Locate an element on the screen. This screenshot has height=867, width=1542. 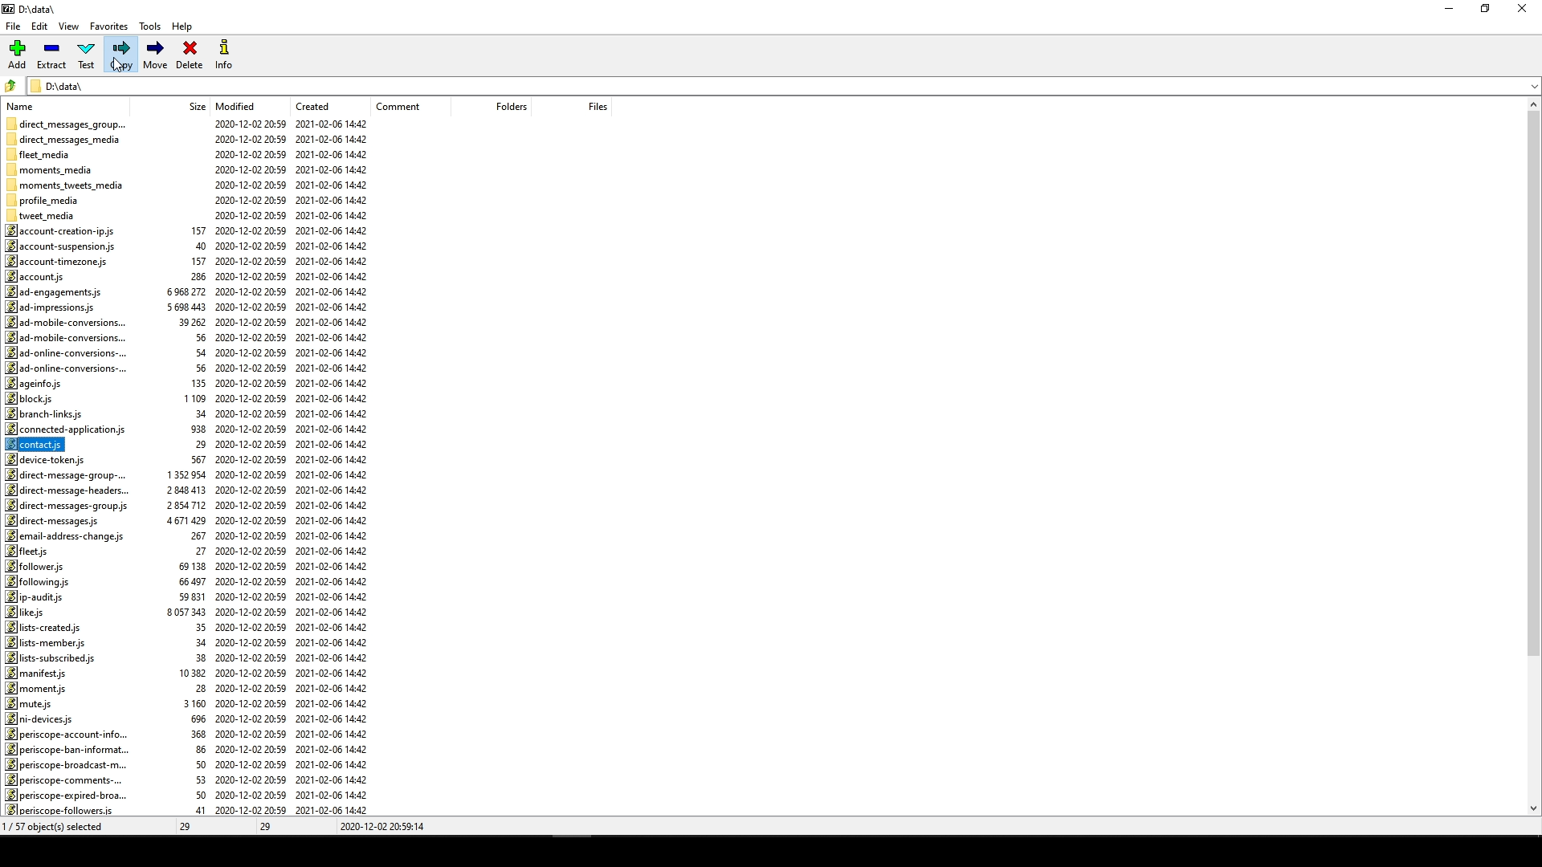
29 is located at coordinates (269, 828).